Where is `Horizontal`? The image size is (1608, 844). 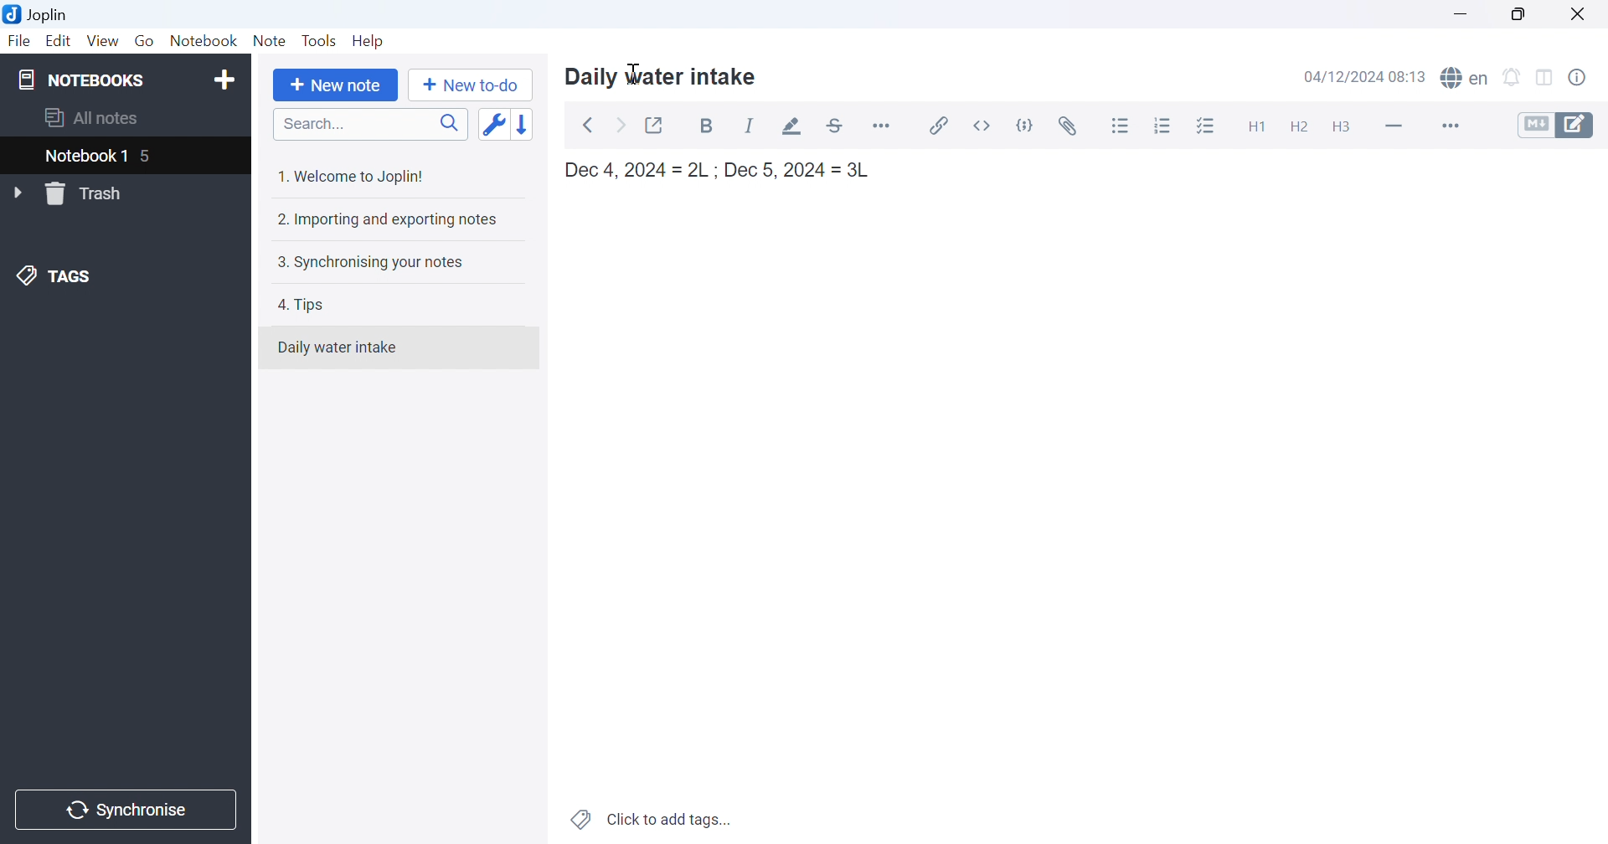
Horizontal is located at coordinates (885, 126).